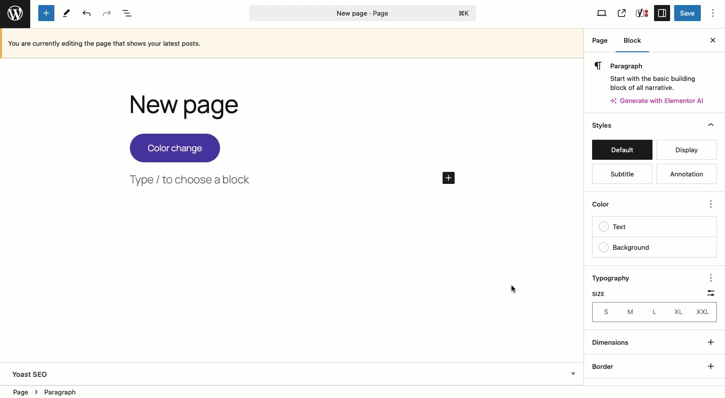  What do you see at coordinates (712, 342) in the screenshot?
I see `expand` at bounding box center [712, 342].